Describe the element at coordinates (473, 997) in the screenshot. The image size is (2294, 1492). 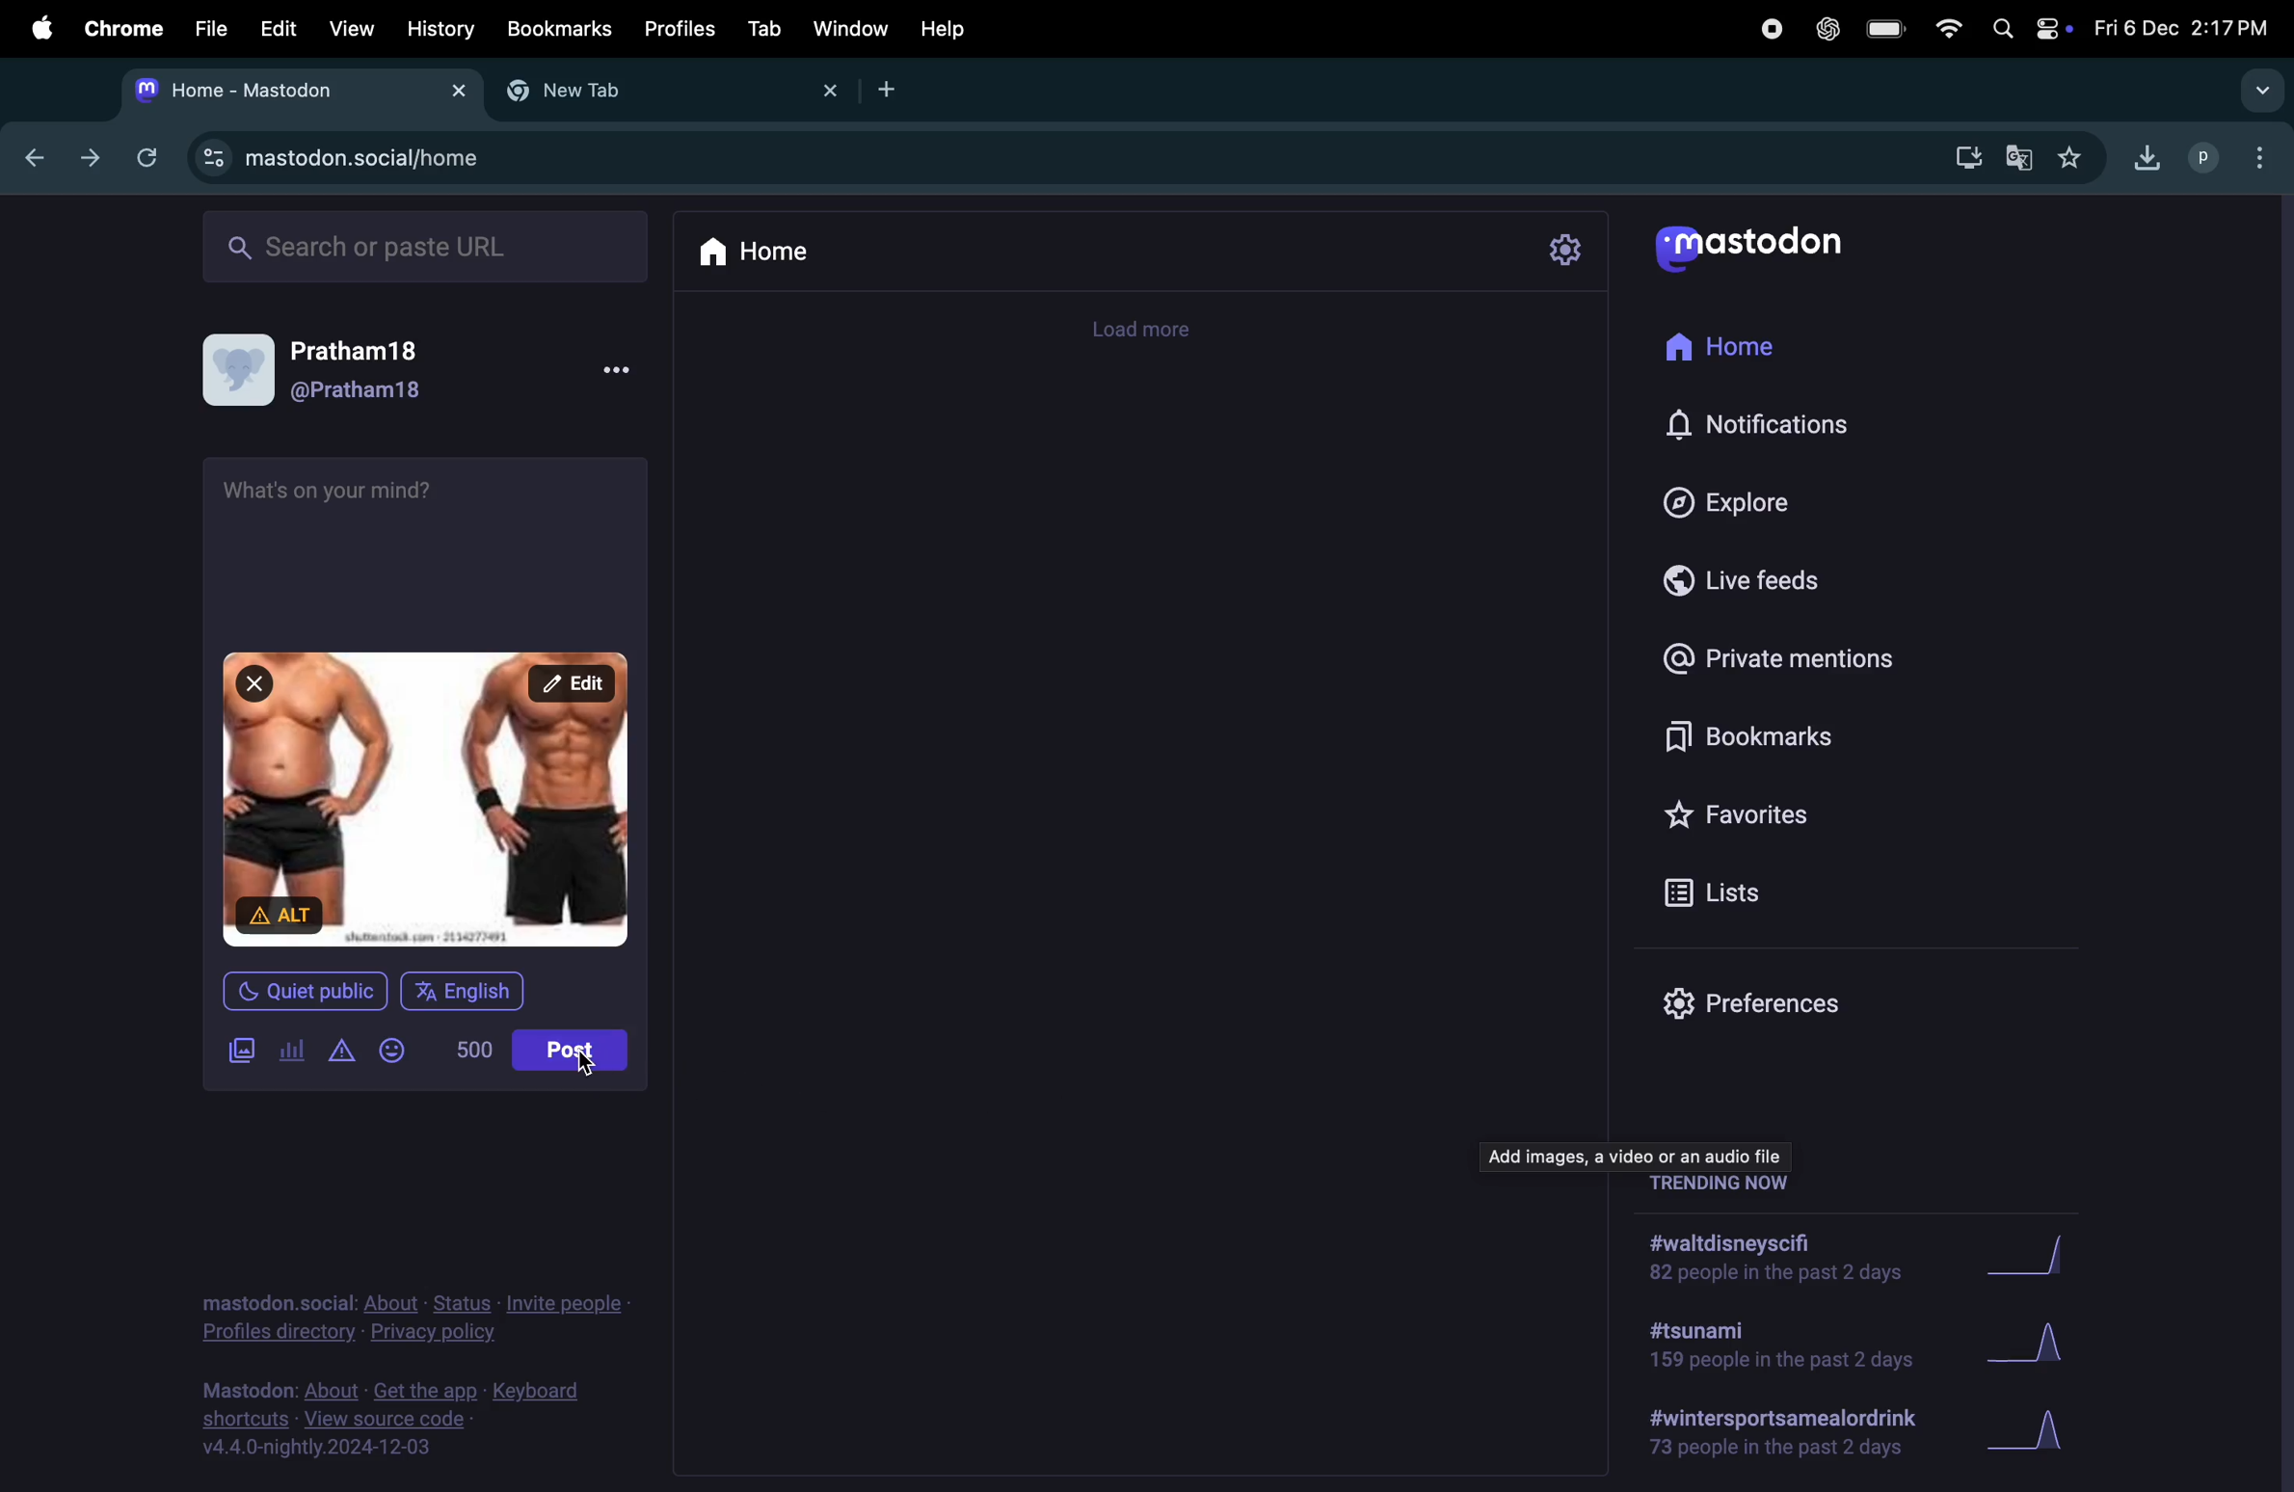
I see `English` at that location.